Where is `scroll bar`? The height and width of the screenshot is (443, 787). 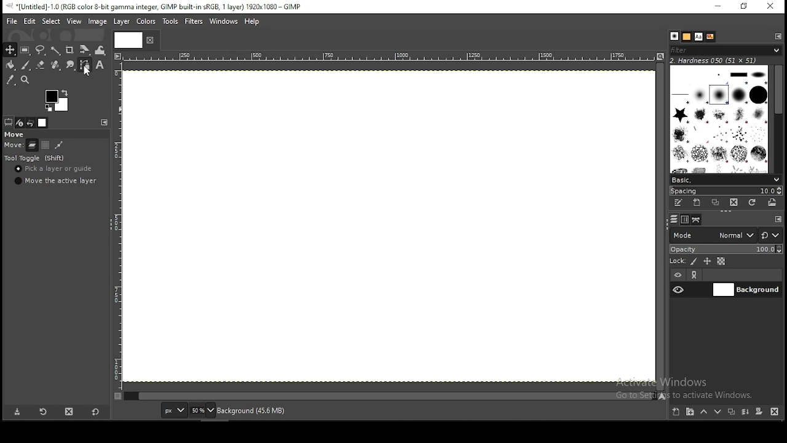
scroll bar is located at coordinates (660, 226).